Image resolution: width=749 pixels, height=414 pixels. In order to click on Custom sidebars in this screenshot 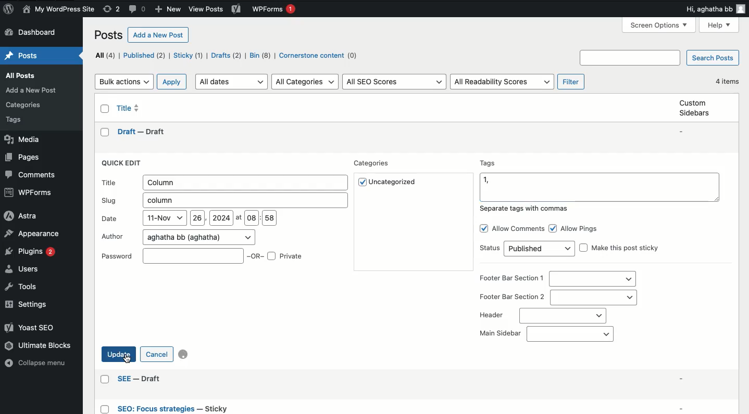, I will do `click(693, 111)`.